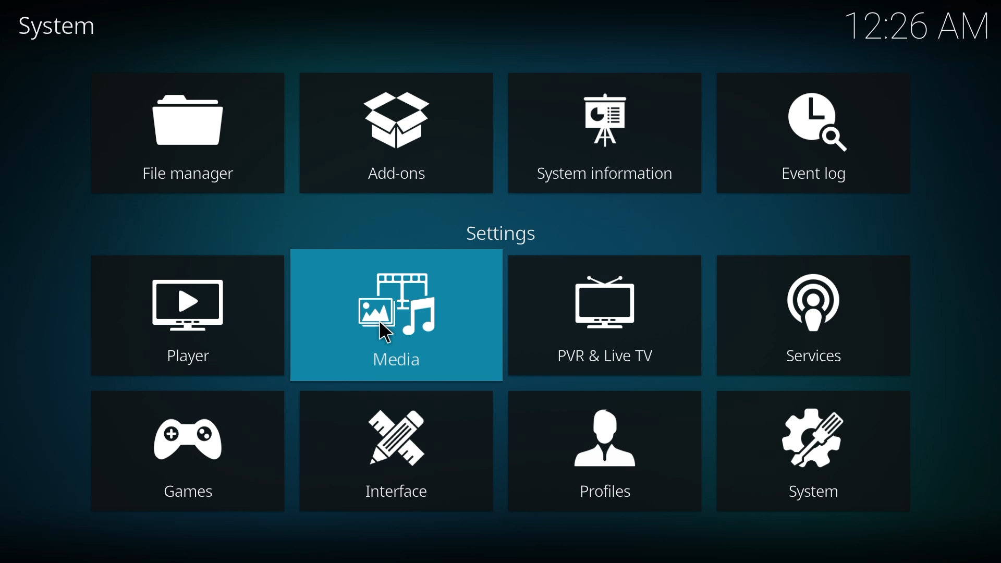 Image resolution: width=1001 pixels, height=563 pixels. I want to click on pvr & live tv, so click(609, 317).